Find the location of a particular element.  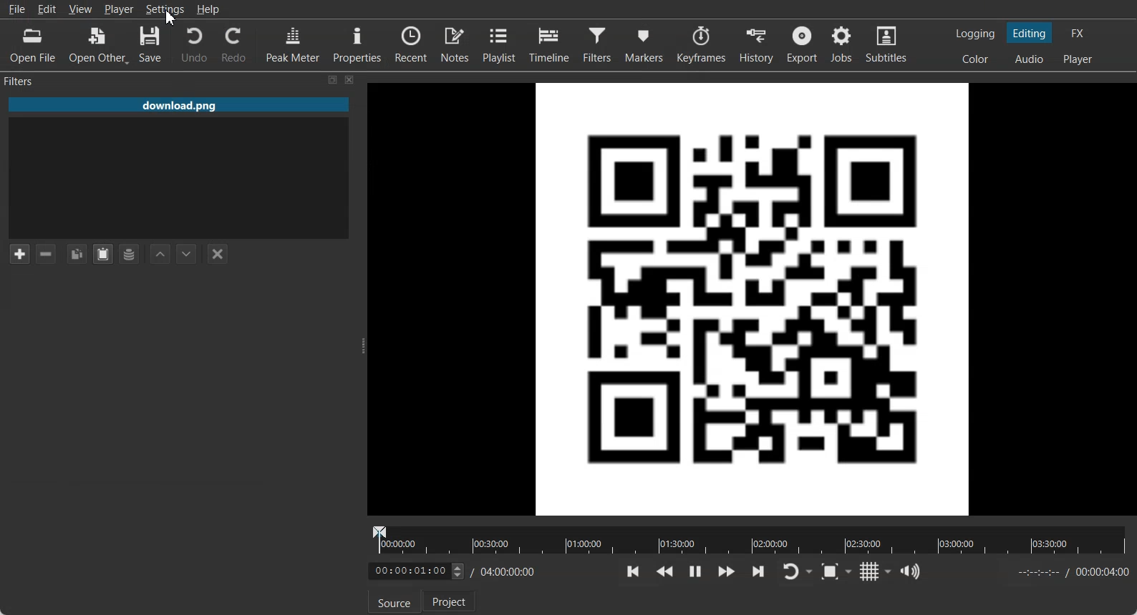

Deselect The Filter is located at coordinates (217, 254).